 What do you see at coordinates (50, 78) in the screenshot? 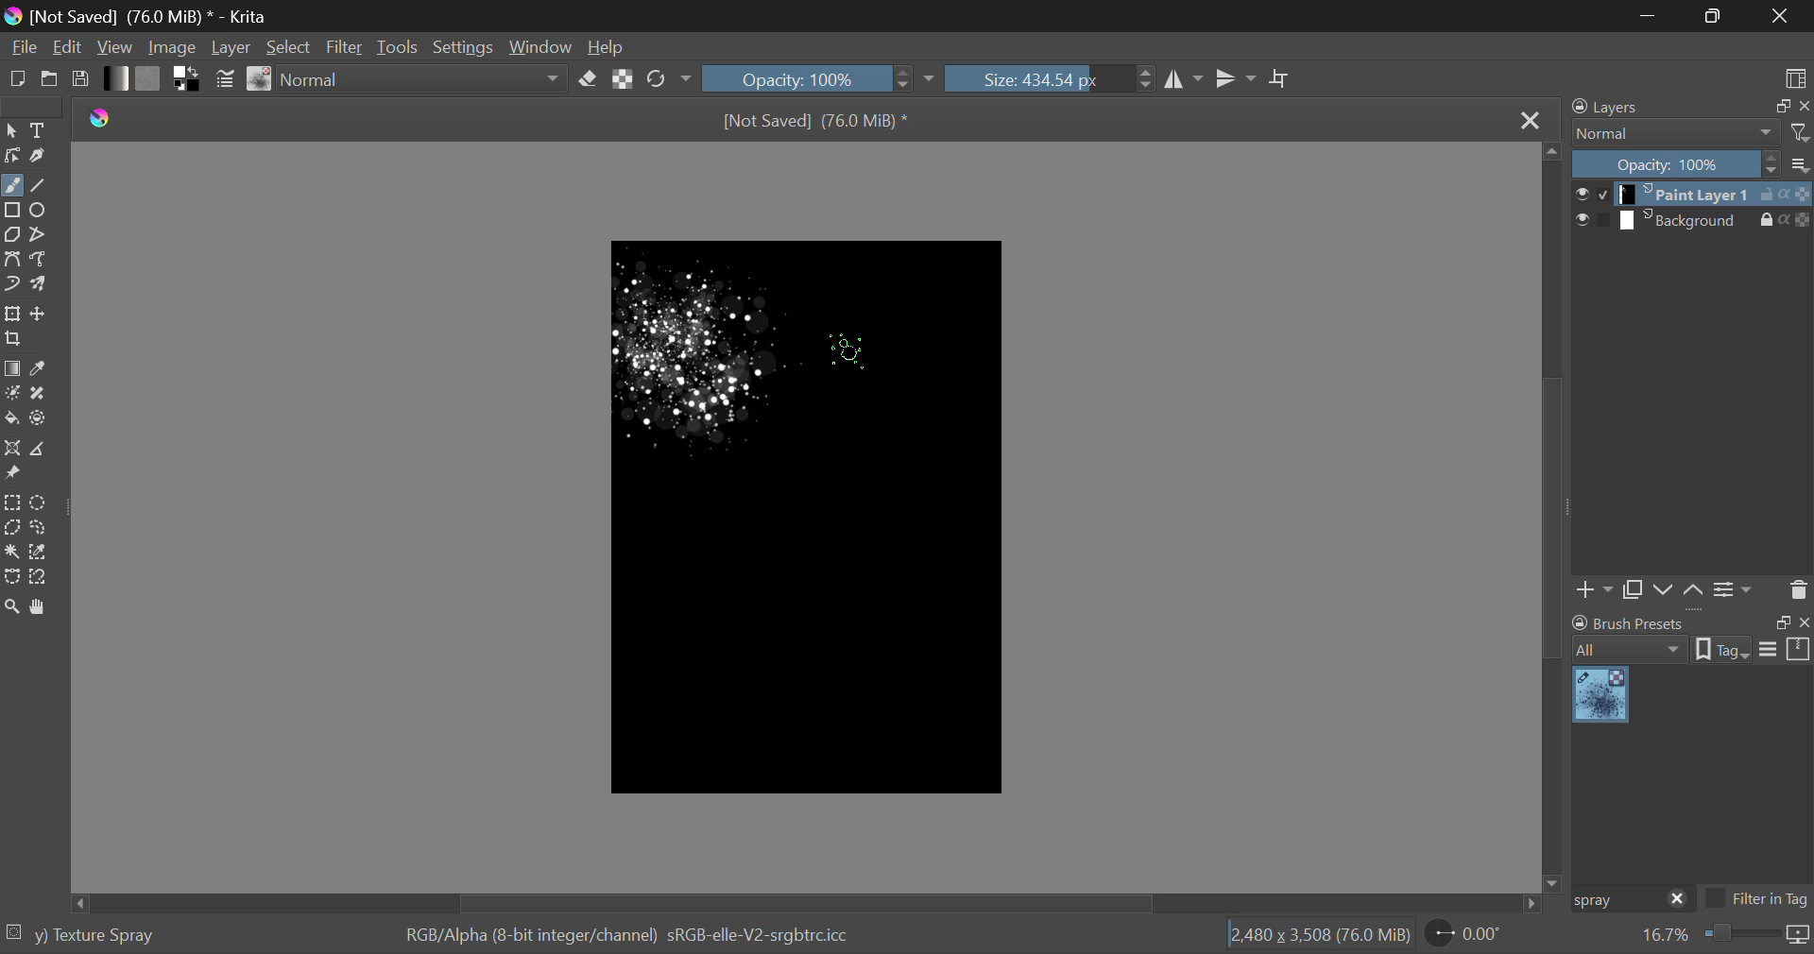
I see `Open` at bounding box center [50, 78].